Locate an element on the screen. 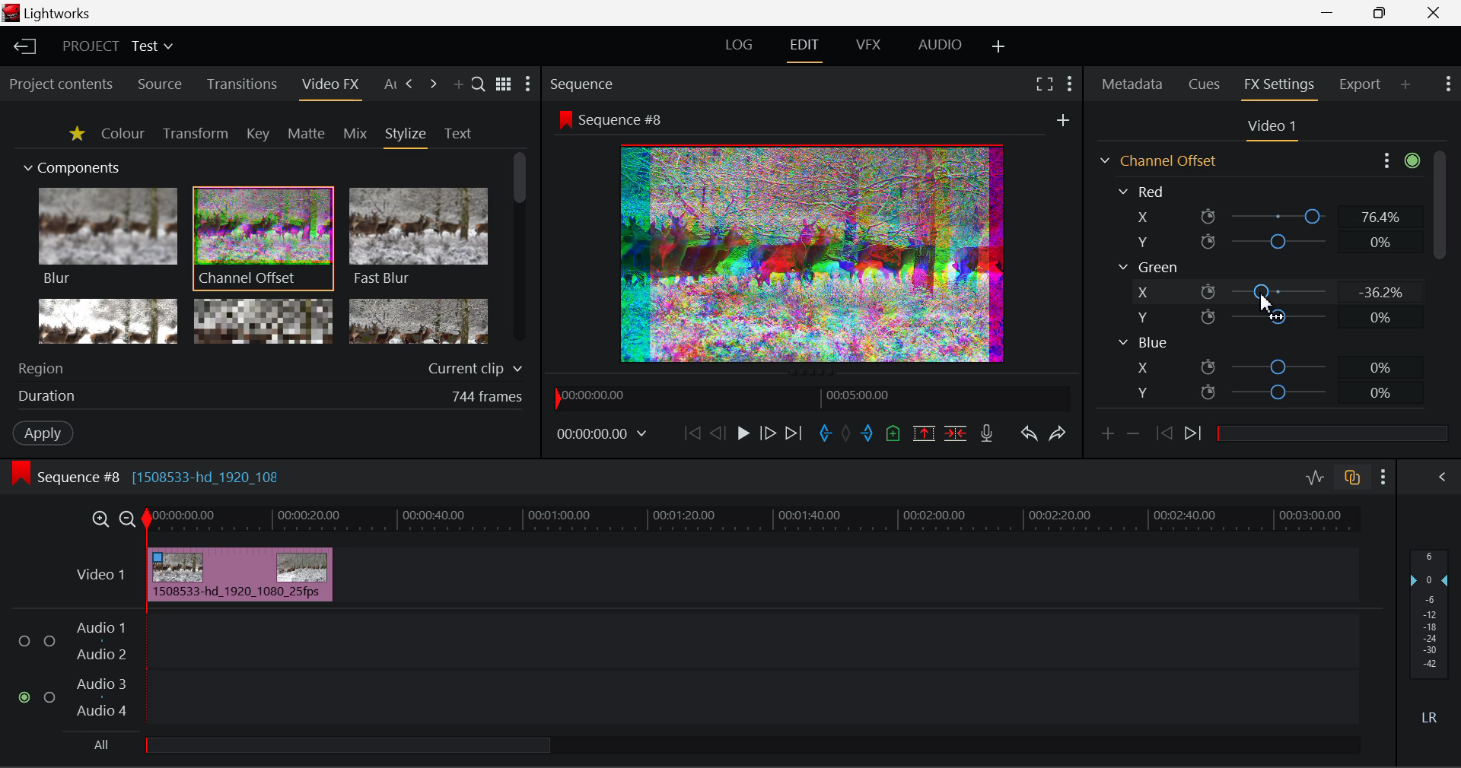 The height and width of the screenshot is (768, 1461). Effect Applied is located at coordinates (241, 572).